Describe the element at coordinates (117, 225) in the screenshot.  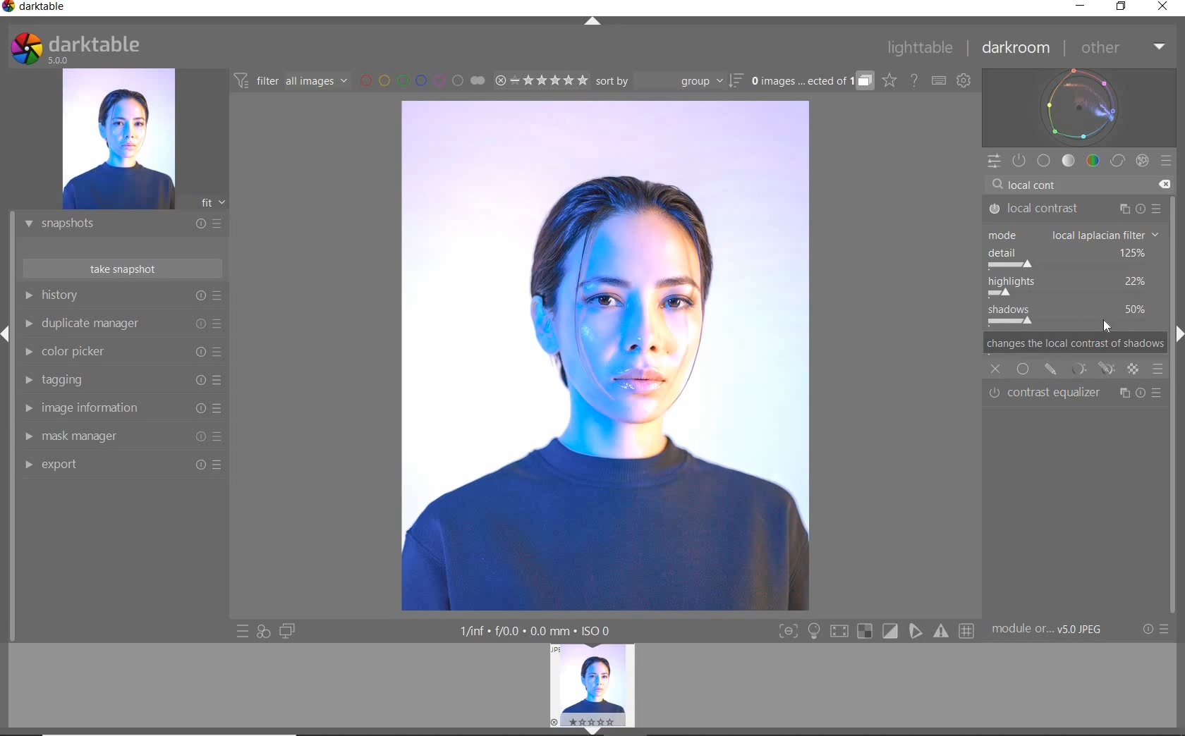
I see `SNAPSHOTS` at that location.